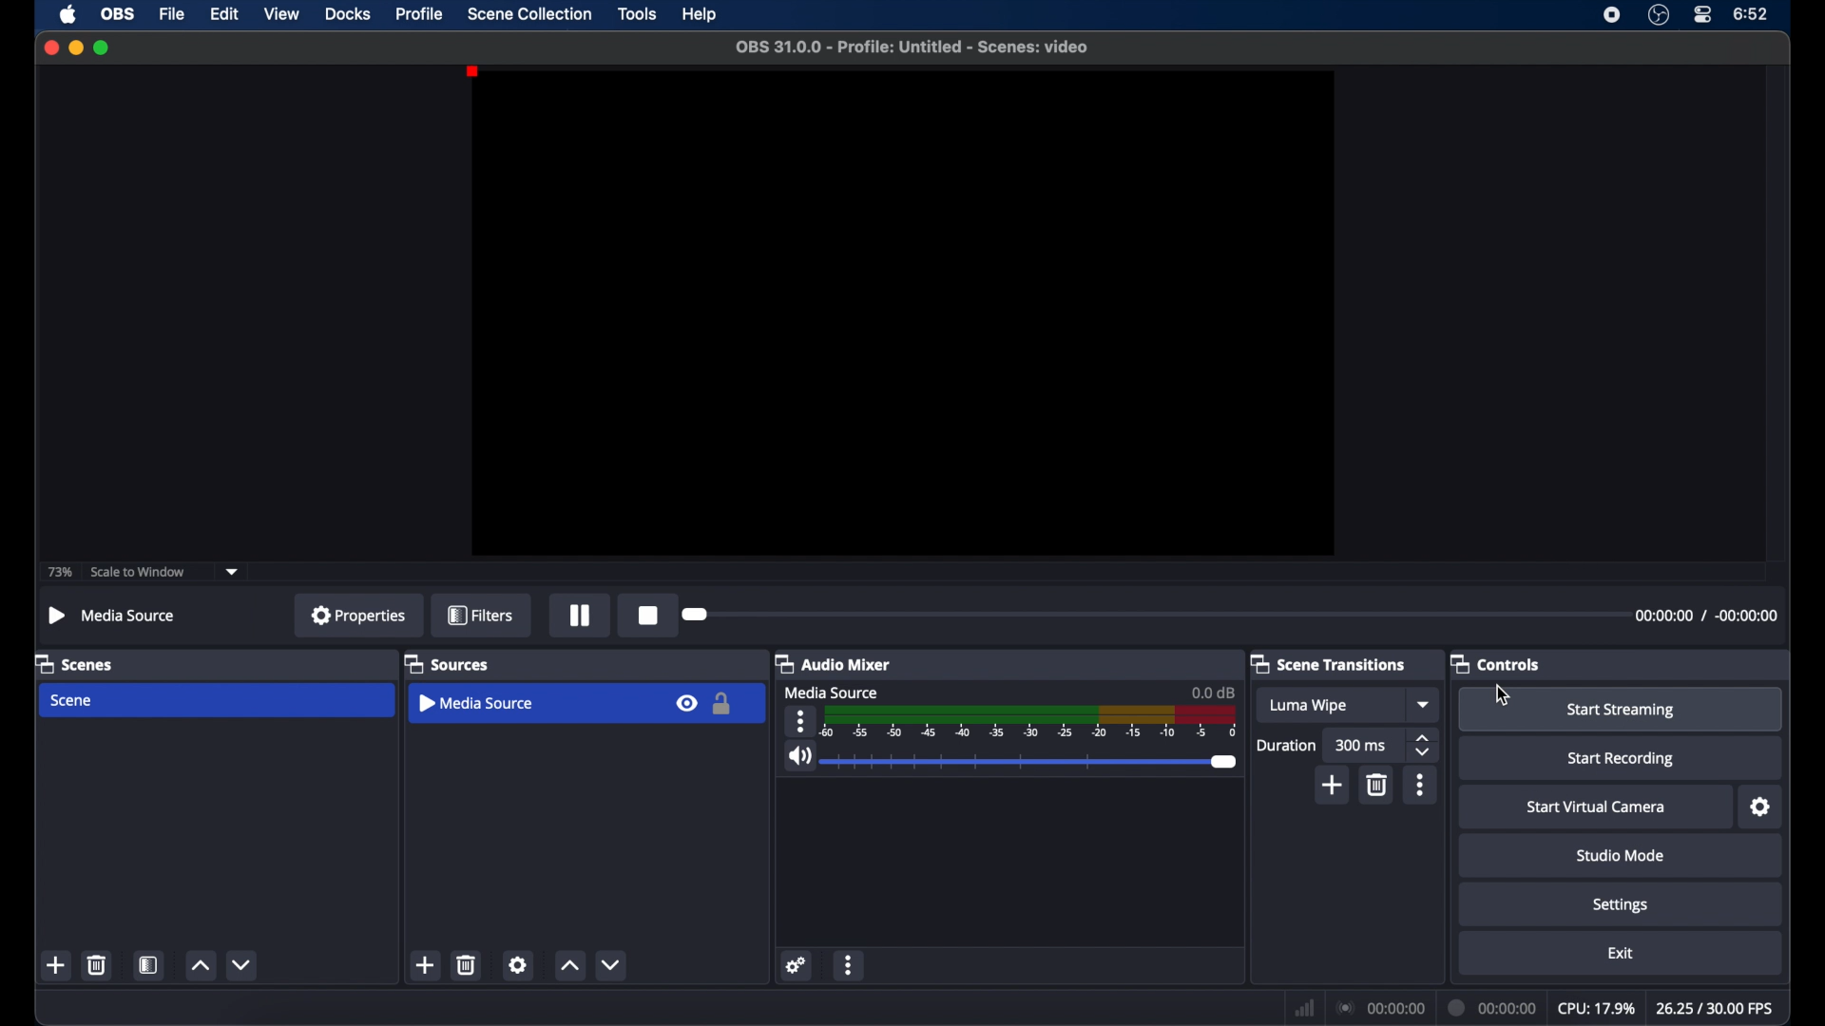  Describe the element at coordinates (1760, 807) in the screenshot. I see `settings` at that location.